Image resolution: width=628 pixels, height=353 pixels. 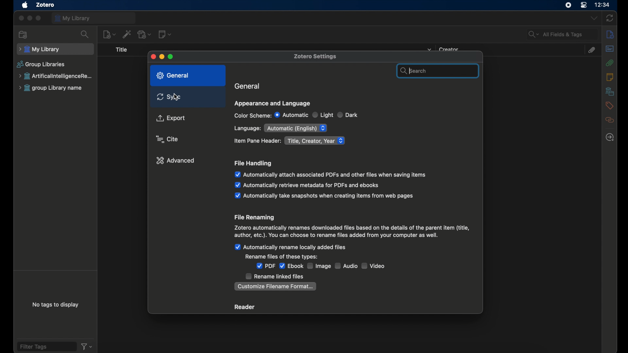 I want to click on language:, so click(x=247, y=128).